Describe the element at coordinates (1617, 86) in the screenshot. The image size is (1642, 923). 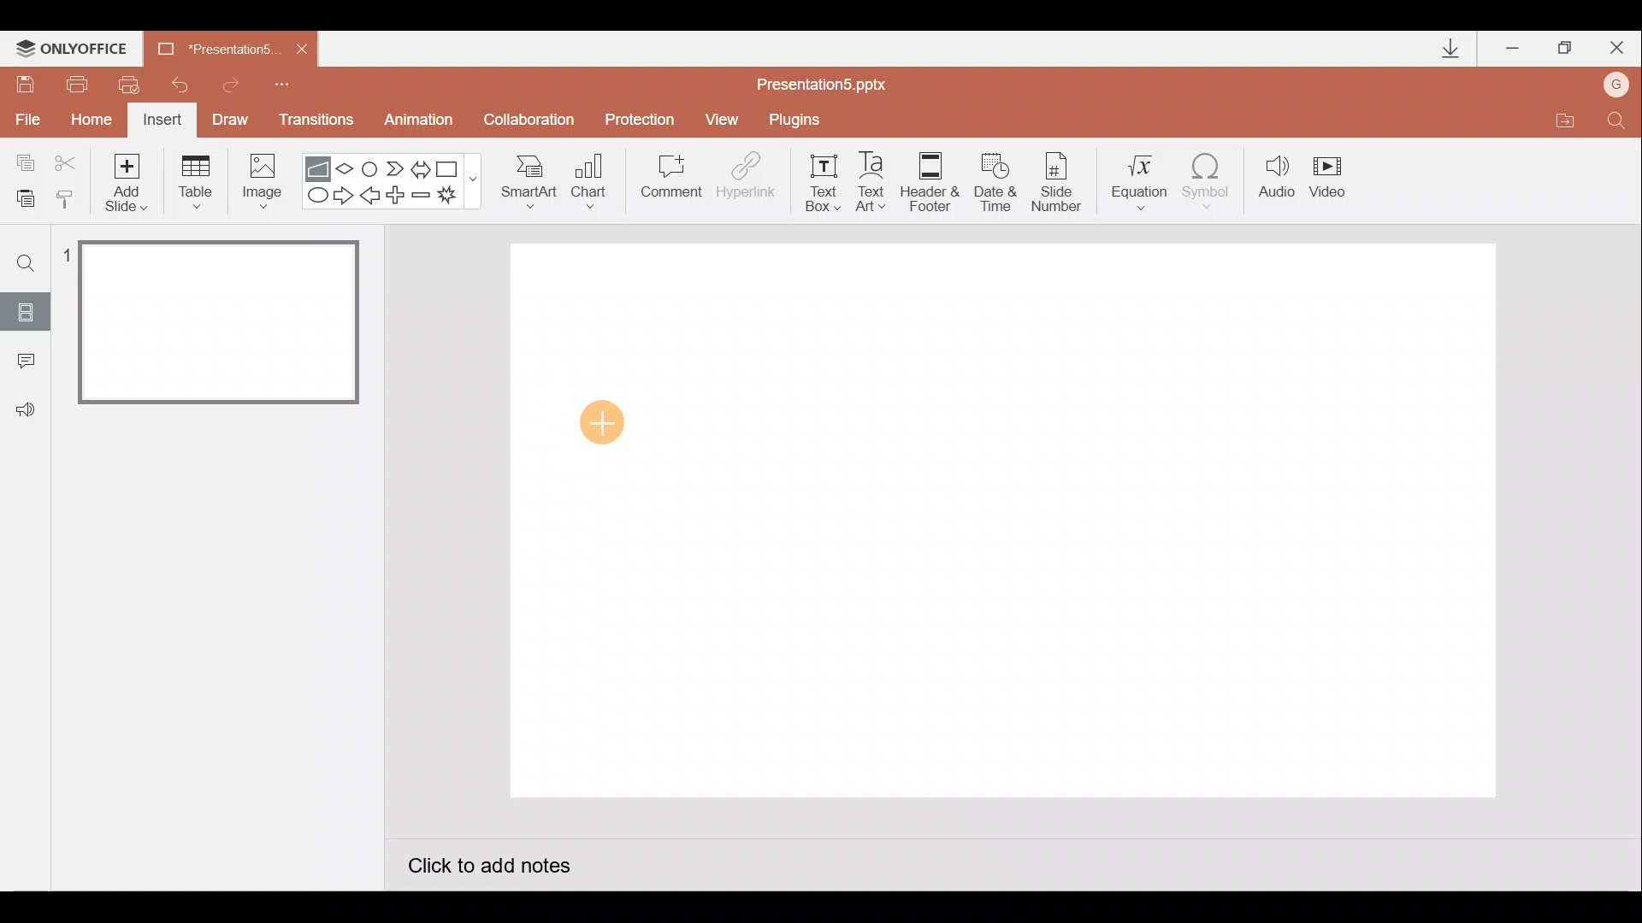
I see `Account name` at that location.